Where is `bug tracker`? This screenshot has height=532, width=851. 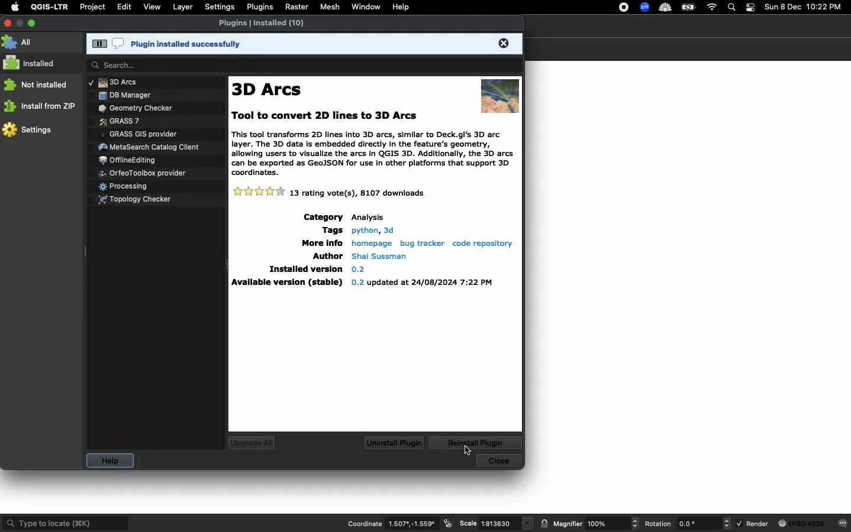 bug tracker is located at coordinates (420, 242).